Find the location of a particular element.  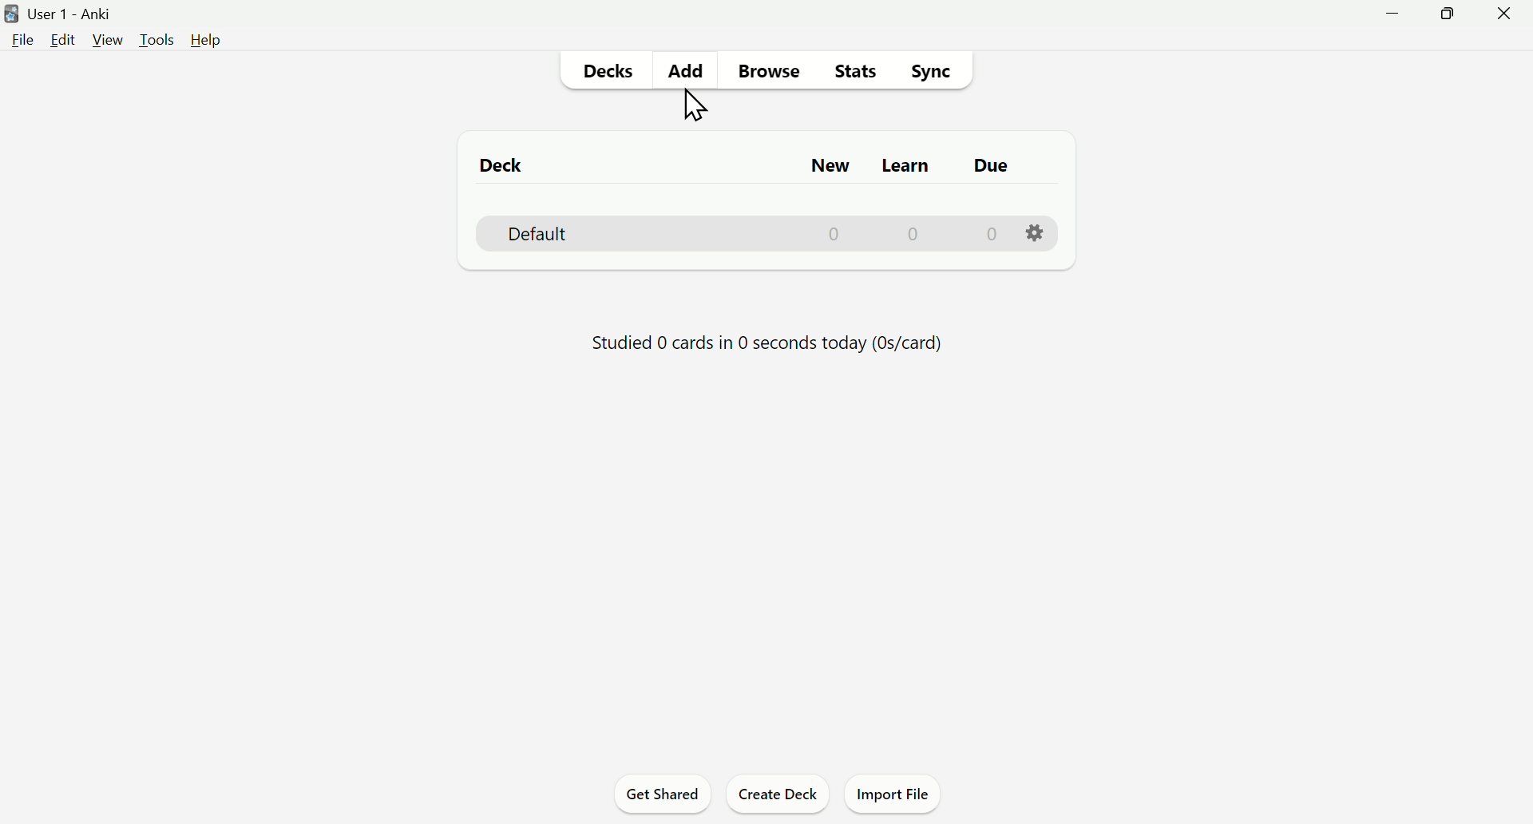

Edit is located at coordinates (65, 37).